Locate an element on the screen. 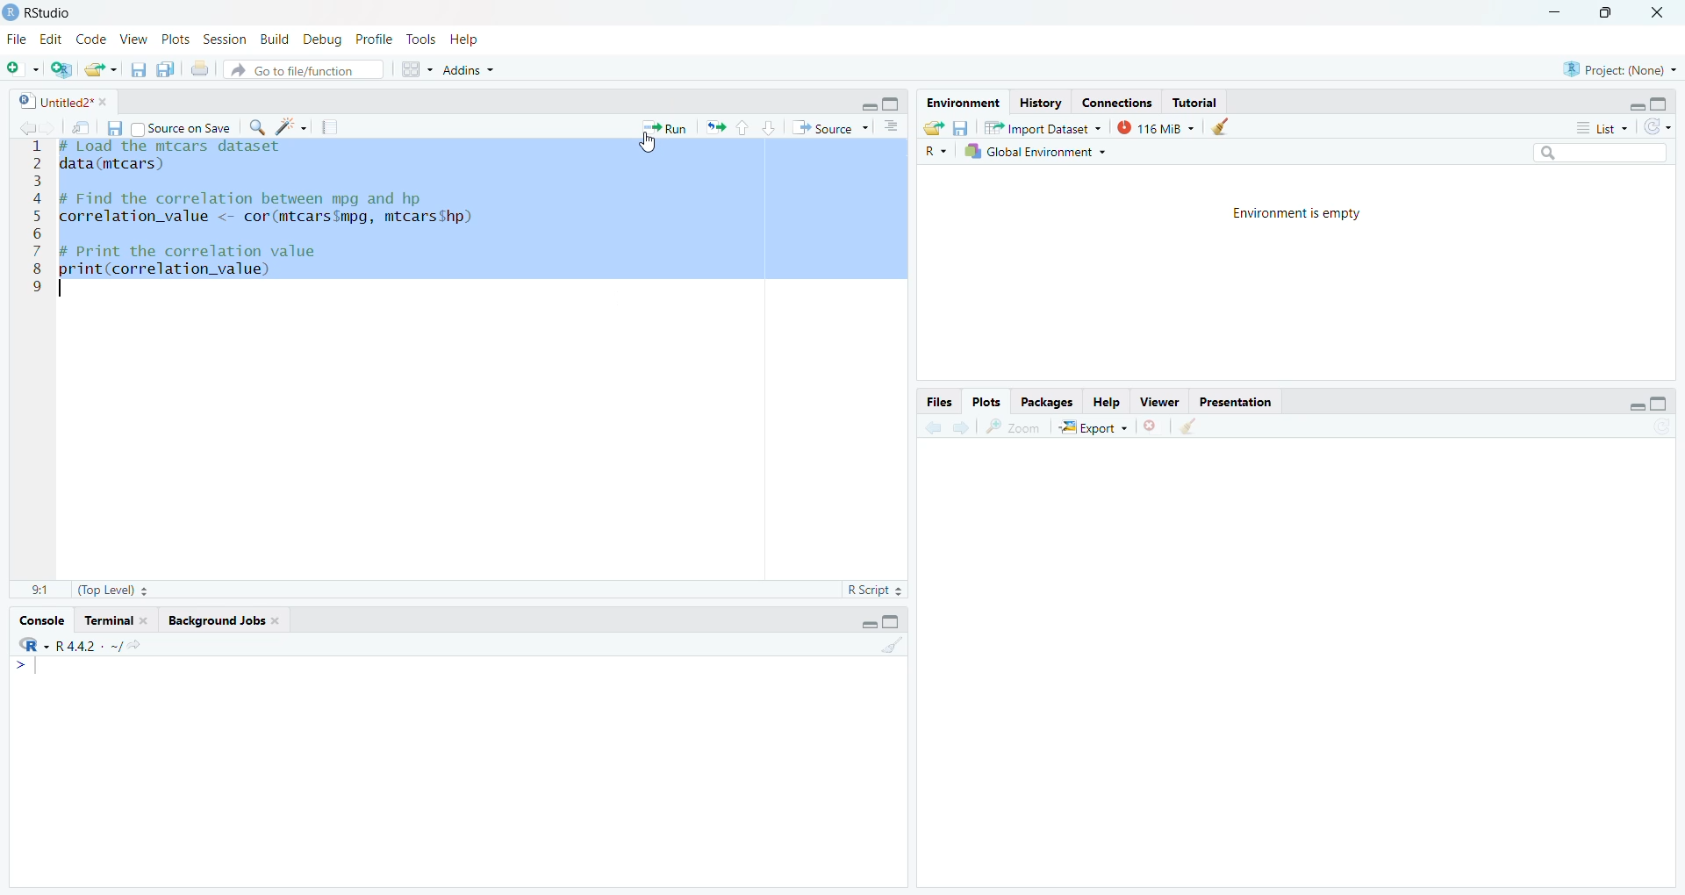  Project (None) is located at coordinates (1620, 70).